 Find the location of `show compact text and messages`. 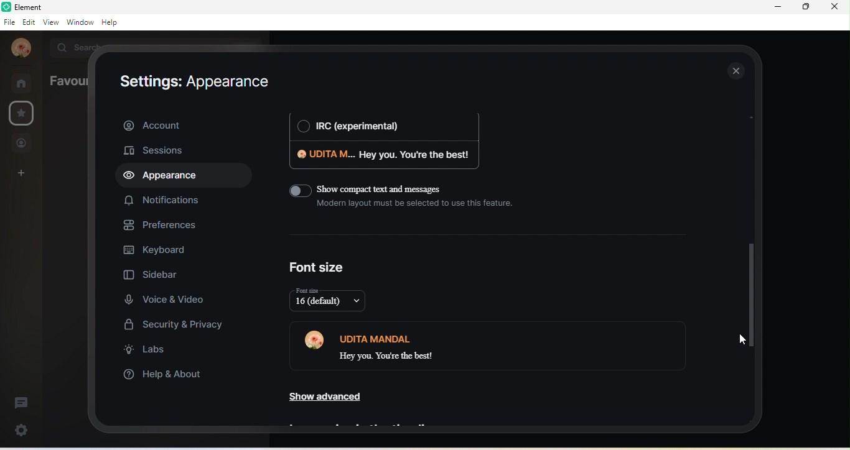

show compact text and messages is located at coordinates (407, 201).